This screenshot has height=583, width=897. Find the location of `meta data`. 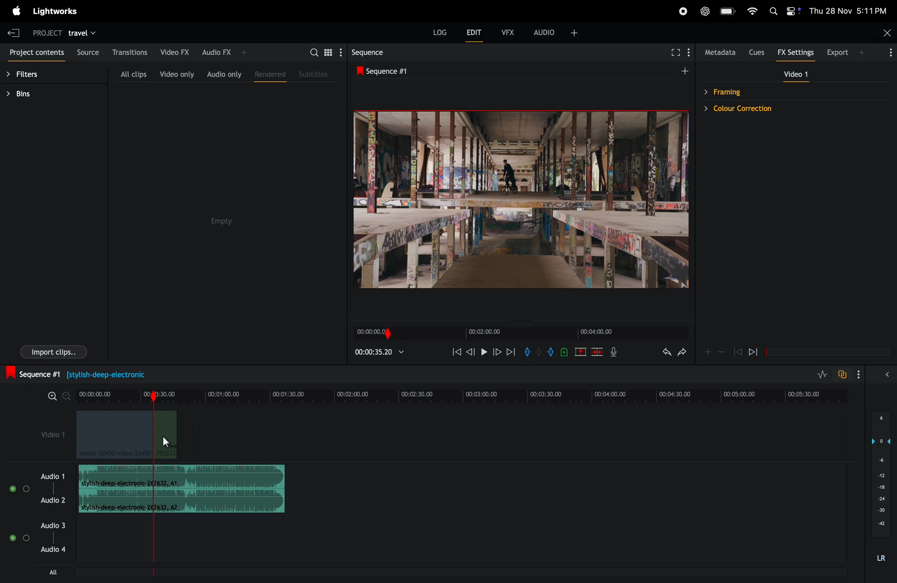

meta data is located at coordinates (718, 53).